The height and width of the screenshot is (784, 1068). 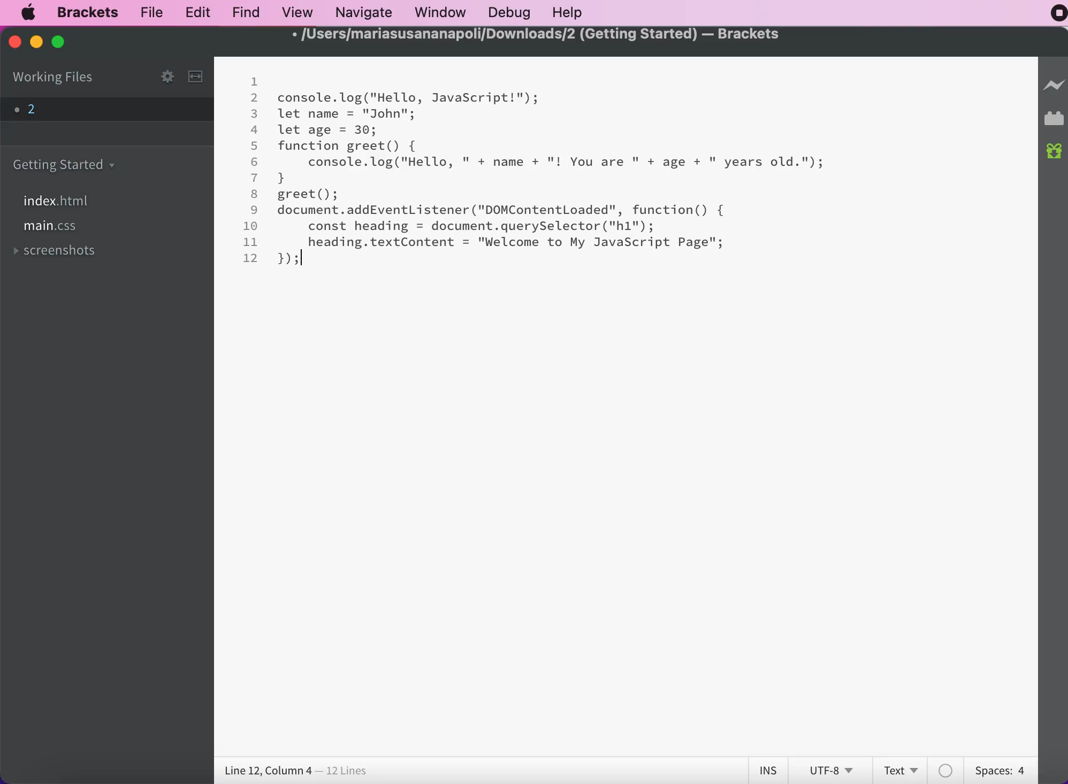 I want to click on 3, so click(x=255, y=114).